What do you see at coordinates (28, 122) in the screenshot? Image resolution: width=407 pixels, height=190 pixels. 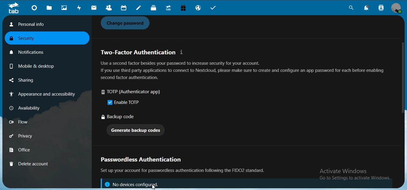 I see `flow` at bounding box center [28, 122].